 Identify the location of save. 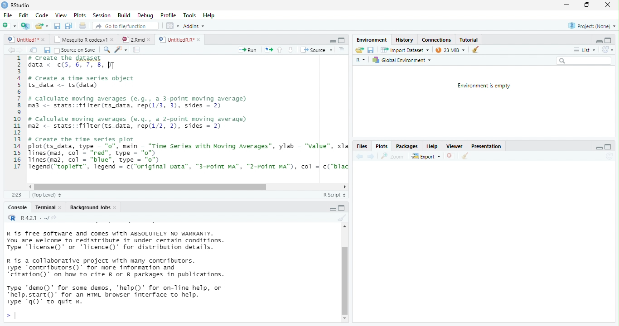
(47, 50).